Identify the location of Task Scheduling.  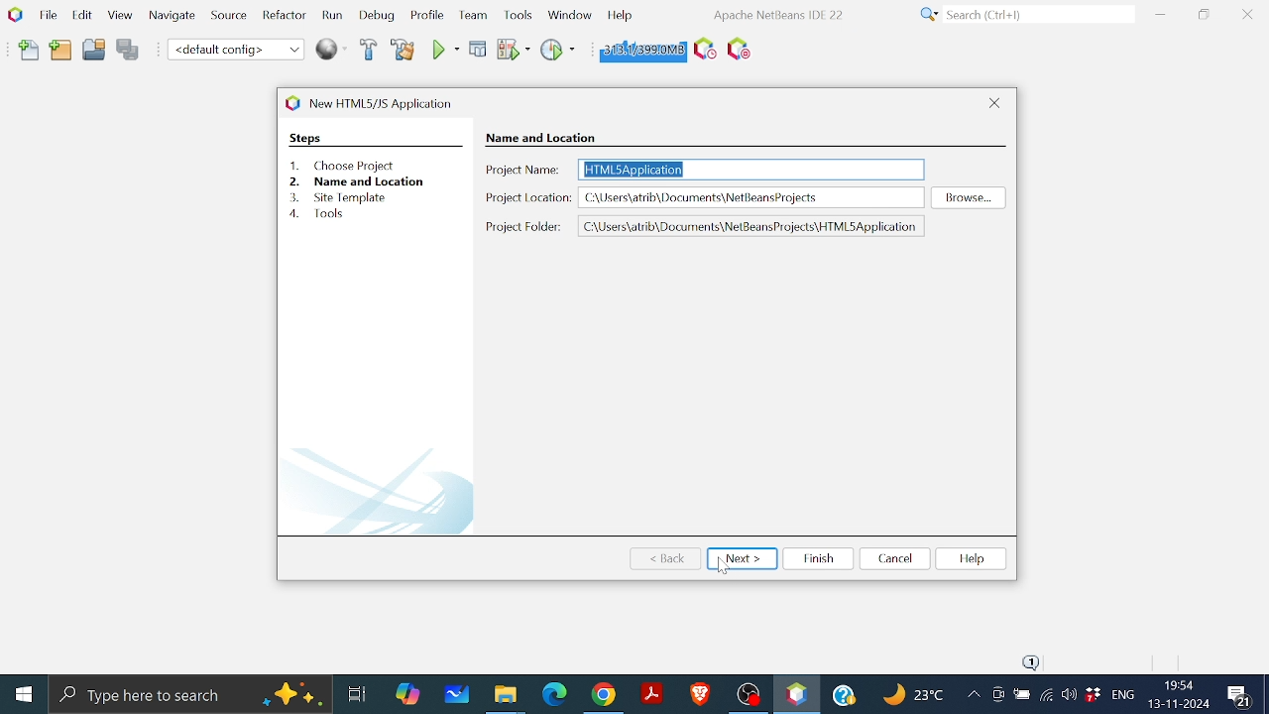
(703, 50).